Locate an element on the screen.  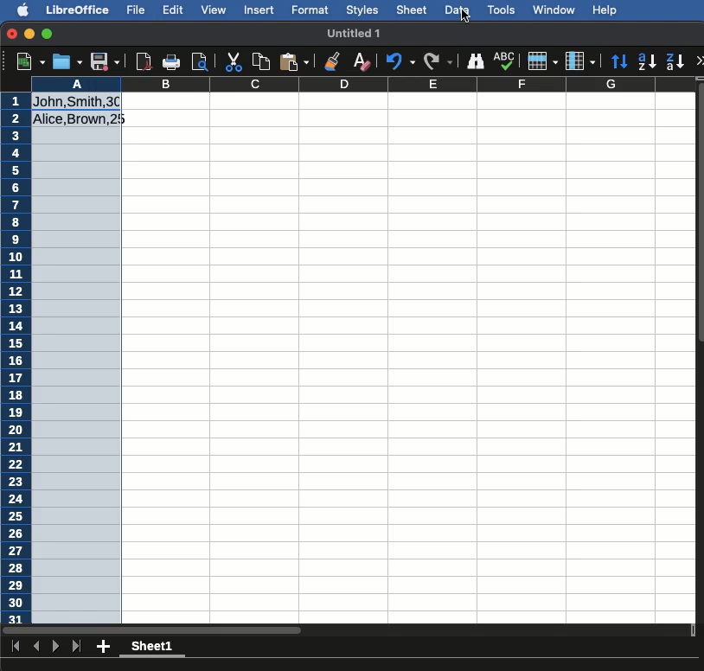
First sheet is located at coordinates (17, 646).